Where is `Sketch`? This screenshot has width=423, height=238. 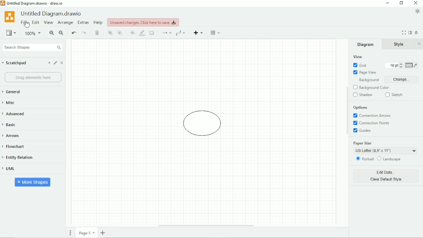
Sketch is located at coordinates (395, 95).